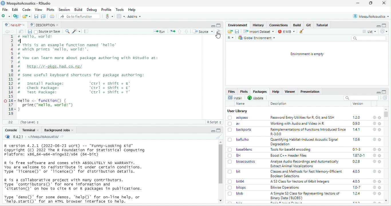  I want to click on Code, so click(27, 9).